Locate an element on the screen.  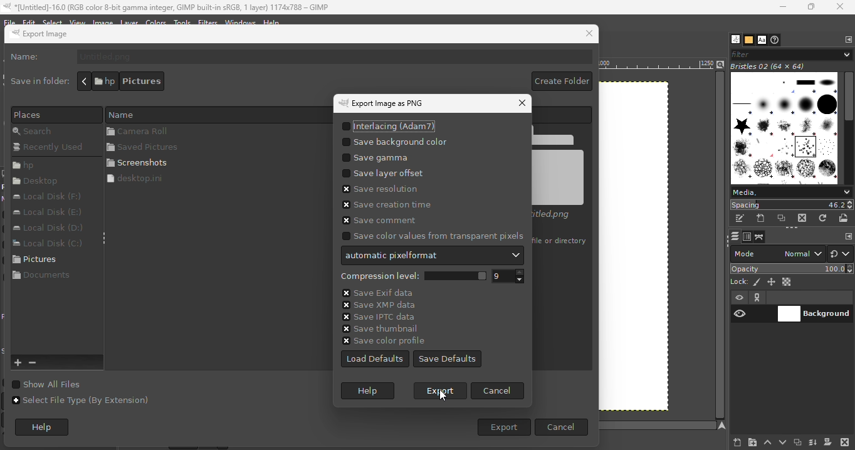
Lock alpha channel is located at coordinates (788, 282).